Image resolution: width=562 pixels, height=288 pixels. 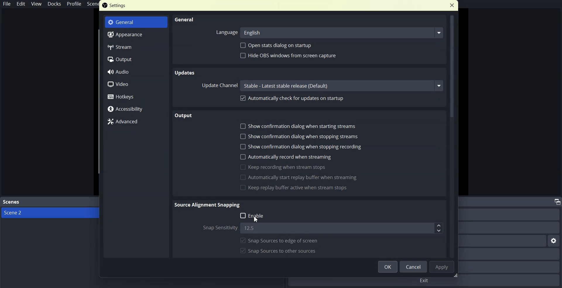 I want to click on exit, so click(x=429, y=281).